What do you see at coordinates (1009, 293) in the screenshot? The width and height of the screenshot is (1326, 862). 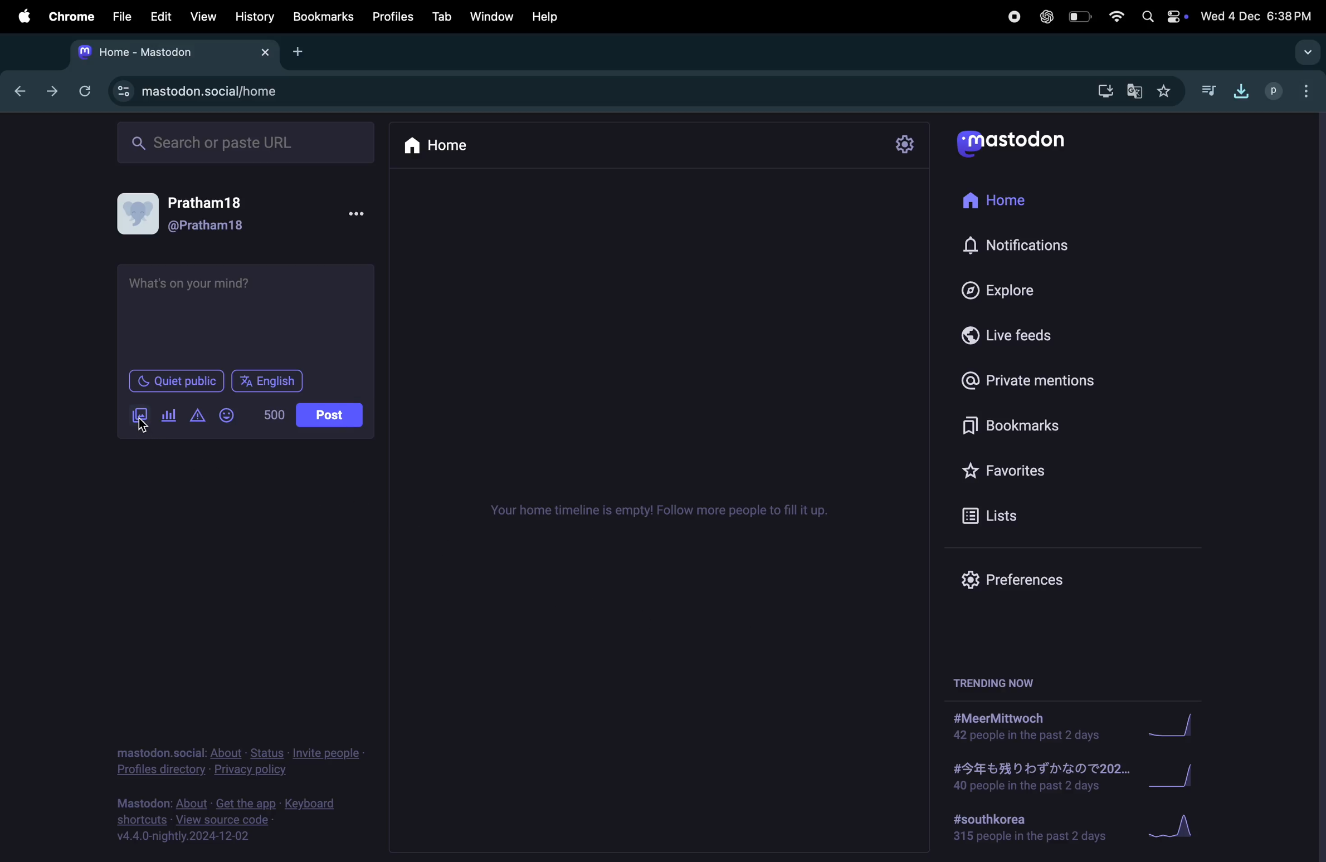 I see `explore` at bounding box center [1009, 293].